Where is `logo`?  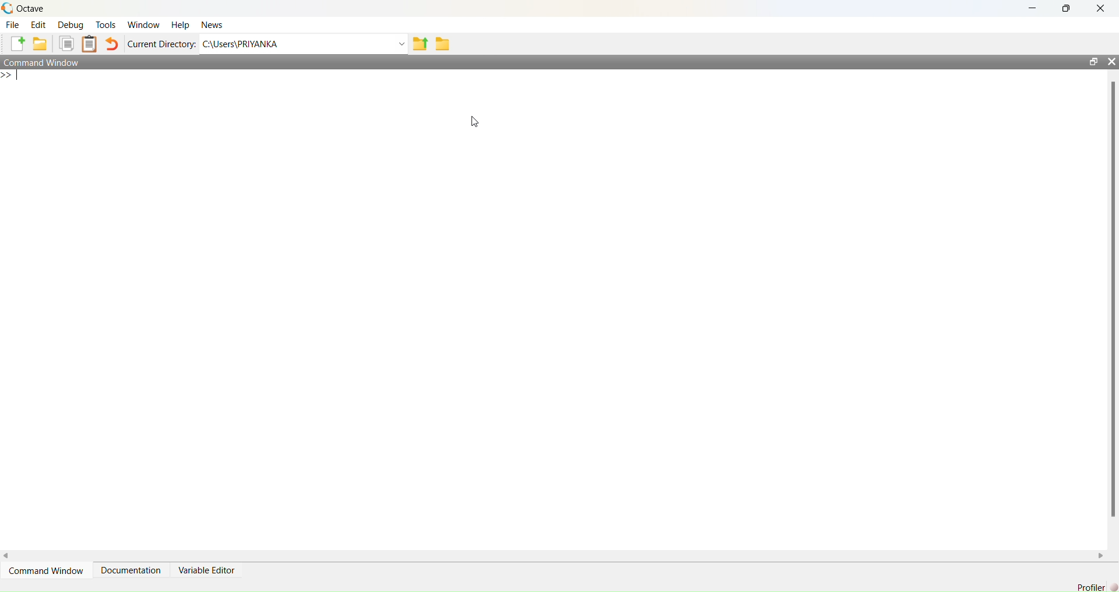 logo is located at coordinates (8, 9).